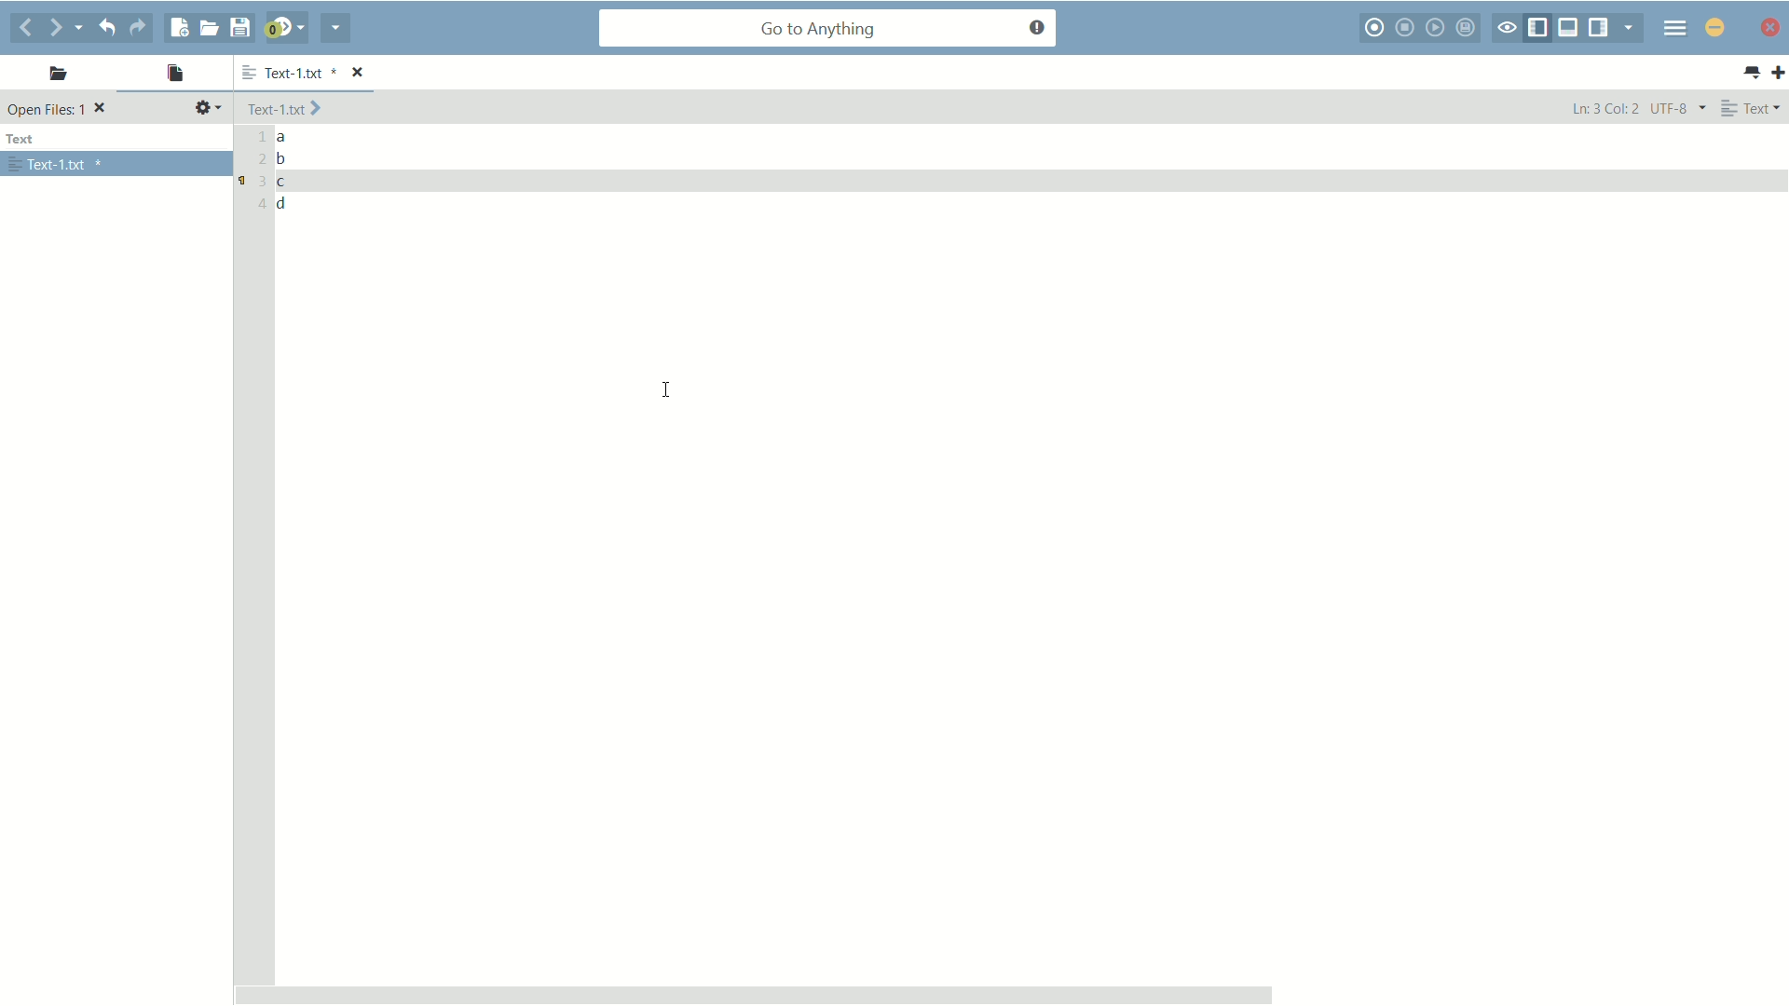 The image size is (1789, 1006). I want to click on more options, so click(244, 74).